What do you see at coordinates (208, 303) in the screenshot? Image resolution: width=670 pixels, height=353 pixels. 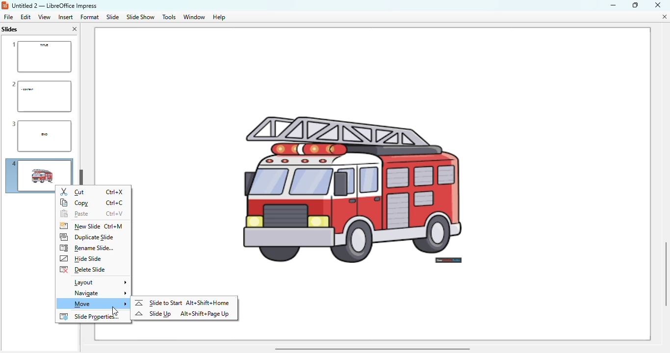 I see `shortcut for slide to start` at bounding box center [208, 303].